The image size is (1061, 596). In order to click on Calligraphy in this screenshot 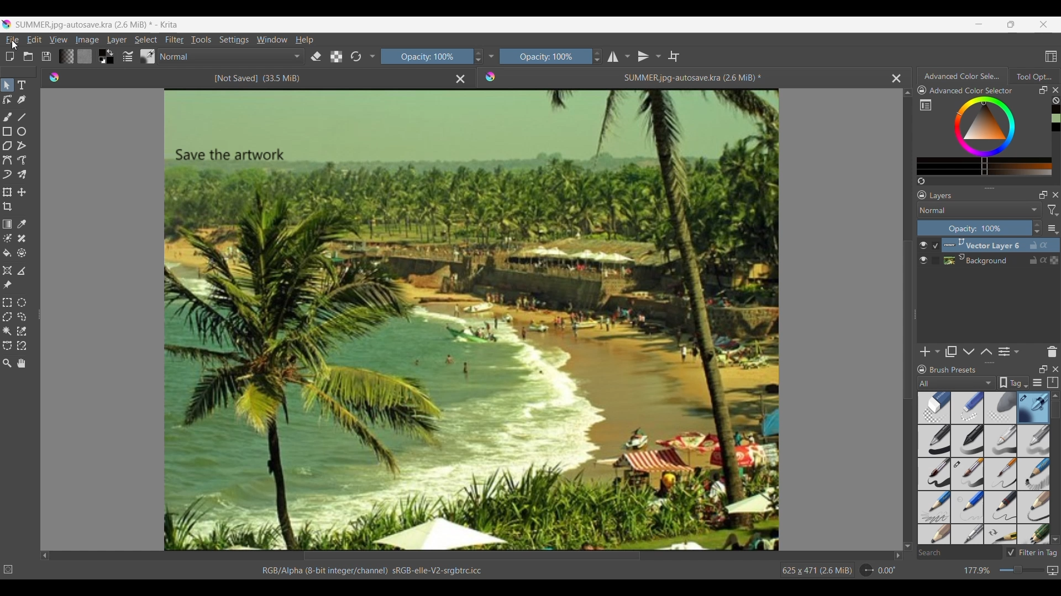, I will do `click(22, 100)`.